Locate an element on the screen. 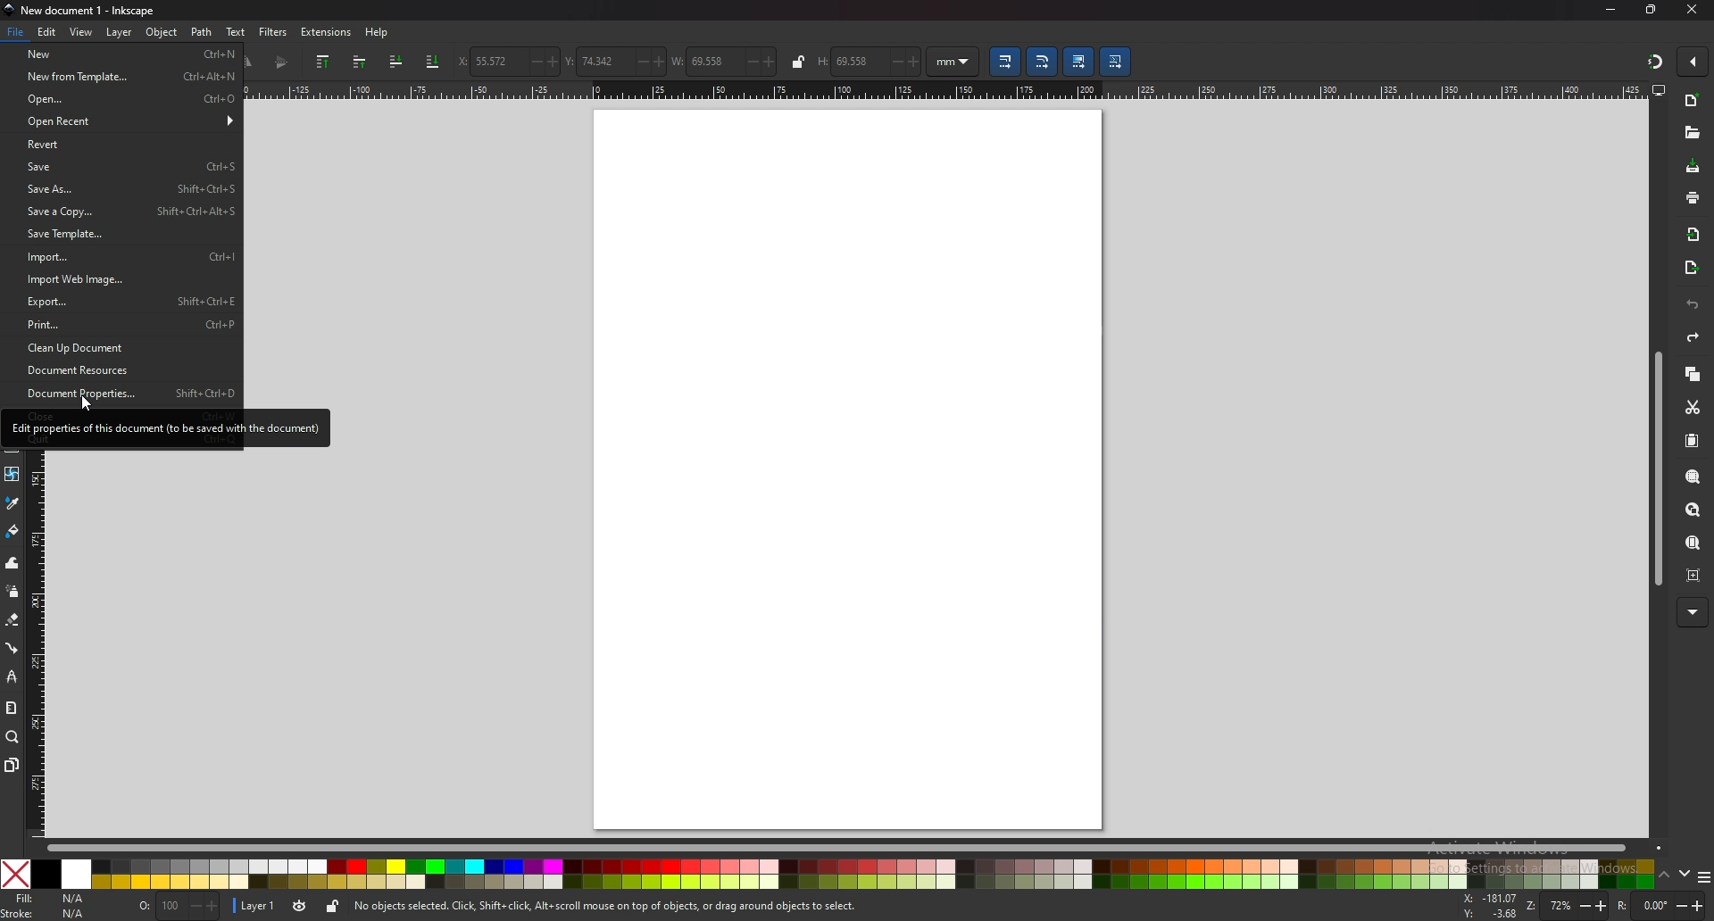  pages is located at coordinates (12, 764).